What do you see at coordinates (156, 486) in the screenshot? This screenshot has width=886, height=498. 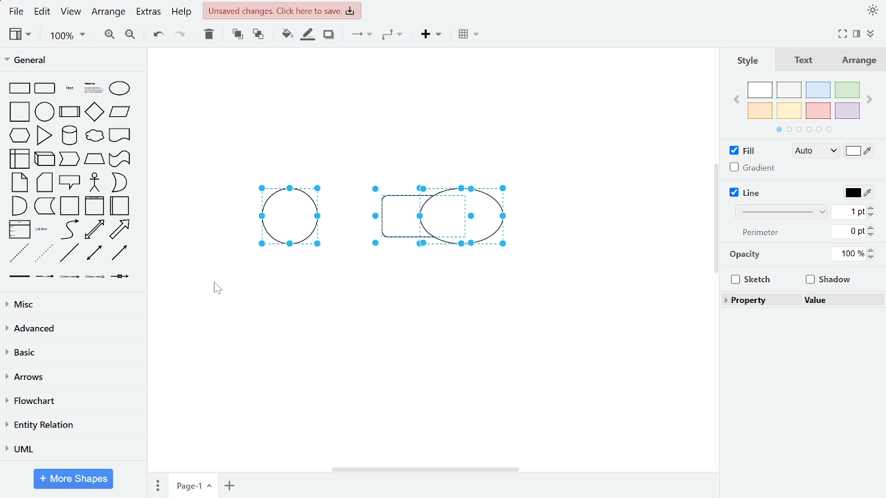 I see `pages` at bounding box center [156, 486].